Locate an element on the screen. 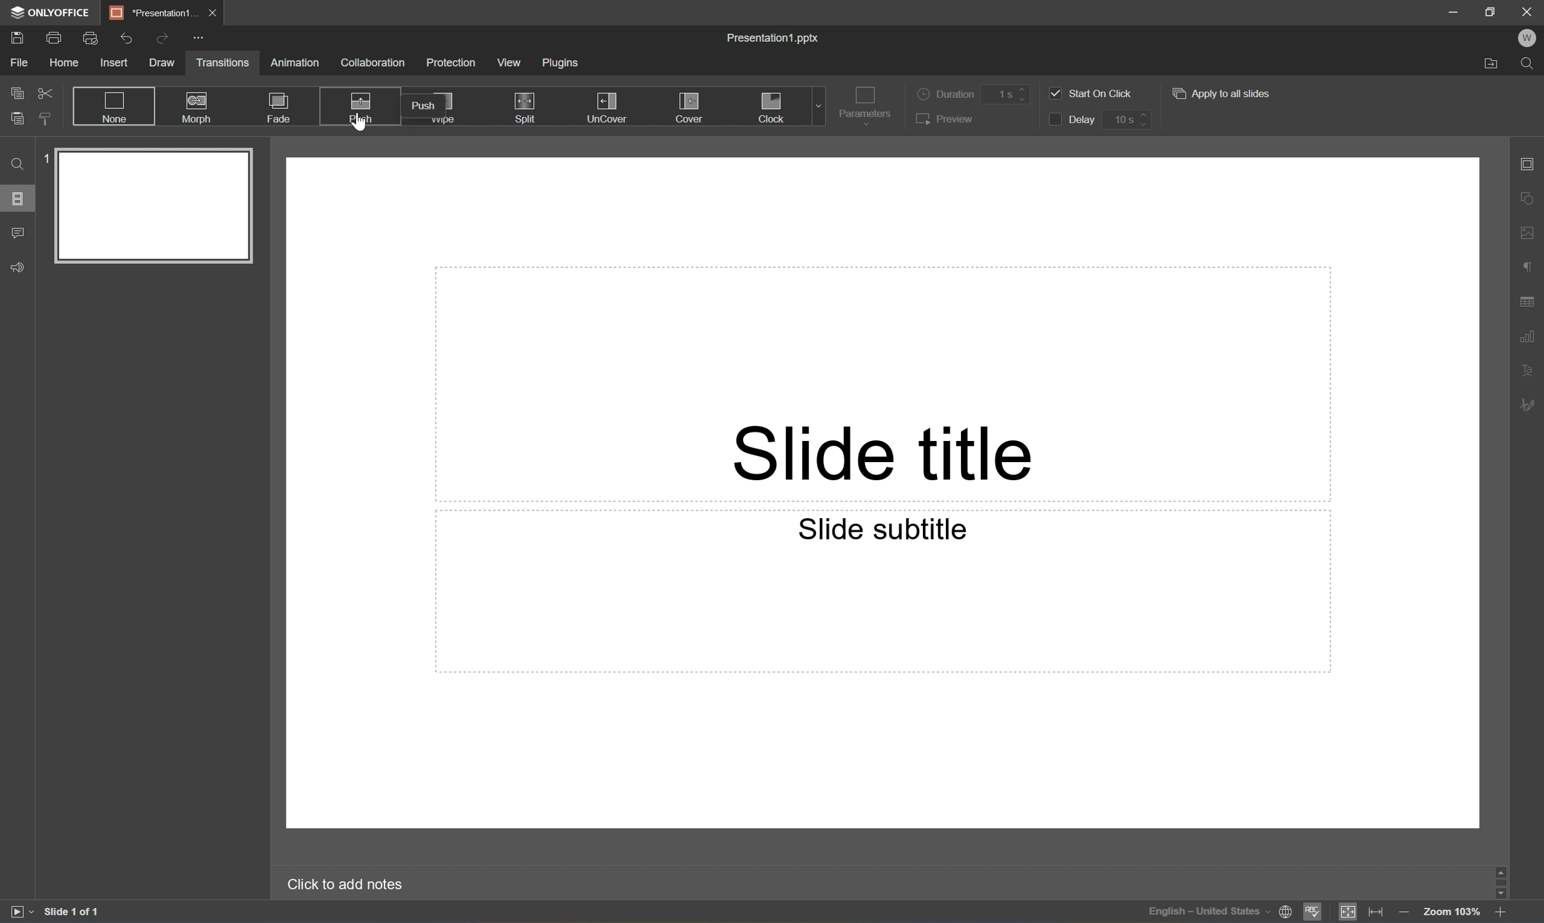 The width and height of the screenshot is (1544, 923). Transitions is located at coordinates (224, 63).